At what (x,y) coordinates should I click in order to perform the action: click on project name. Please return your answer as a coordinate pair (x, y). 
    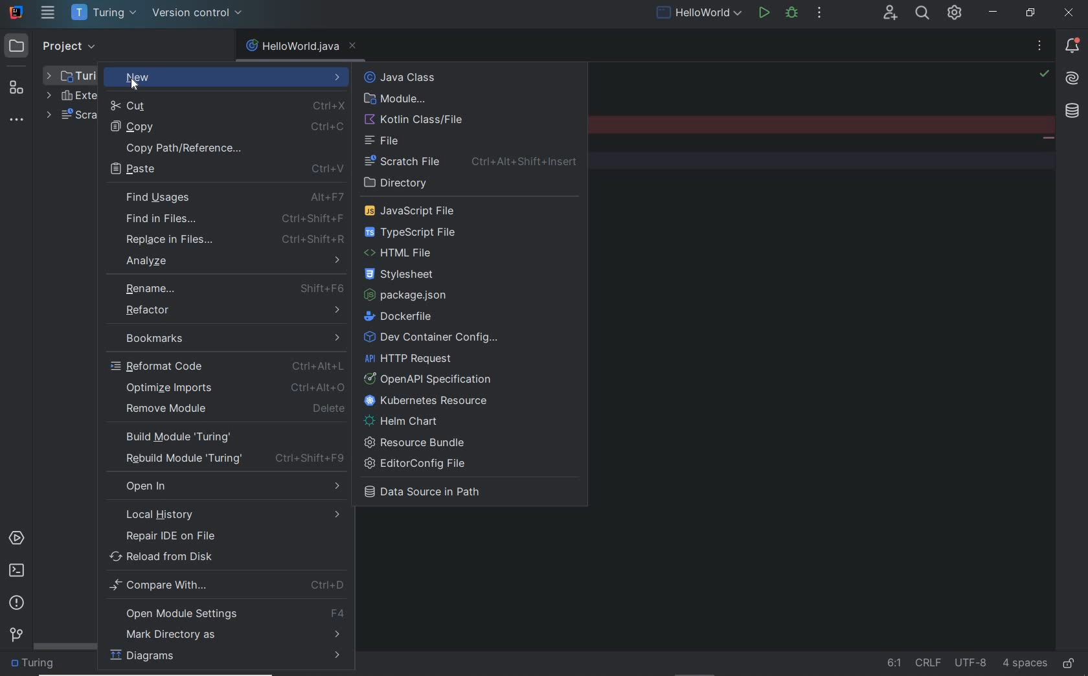
    Looking at the image, I should click on (36, 665).